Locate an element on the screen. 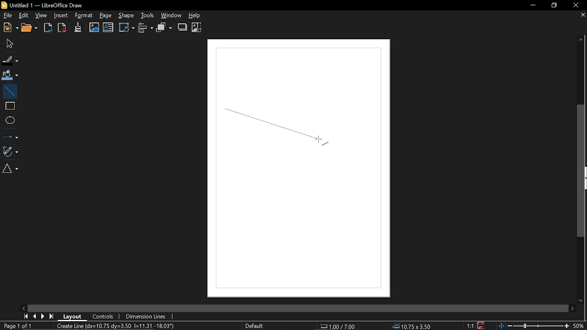 This screenshot has width=587, height=330. View is located at coordinates (43, 15).